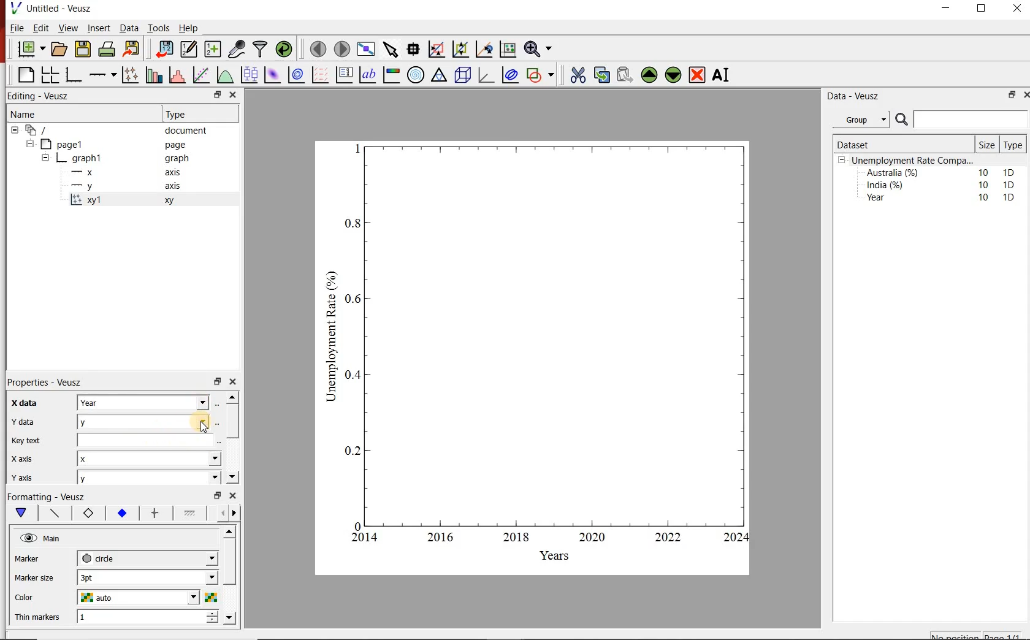  Describe the element at coordinates (36, 560) in the screenshot. I see `MArker` at that location.